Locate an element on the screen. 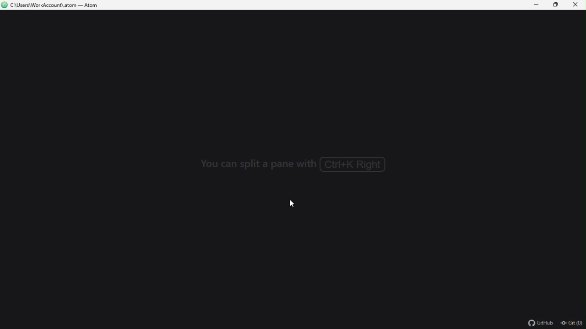  restore is located at coordinates (557, 5).